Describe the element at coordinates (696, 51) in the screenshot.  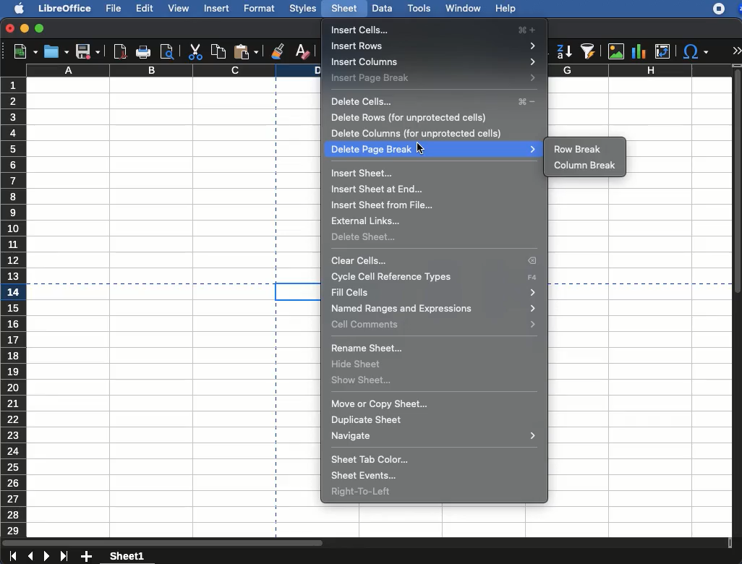
I see `special character` at that location.